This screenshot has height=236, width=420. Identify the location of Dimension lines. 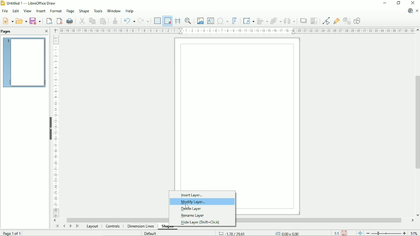
(141, 226).